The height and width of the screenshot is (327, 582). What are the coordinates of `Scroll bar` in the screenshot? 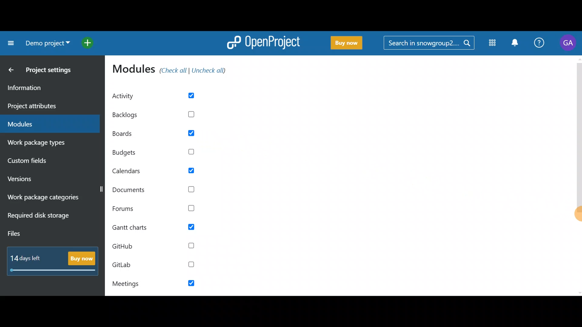 It's located at (578, 175).